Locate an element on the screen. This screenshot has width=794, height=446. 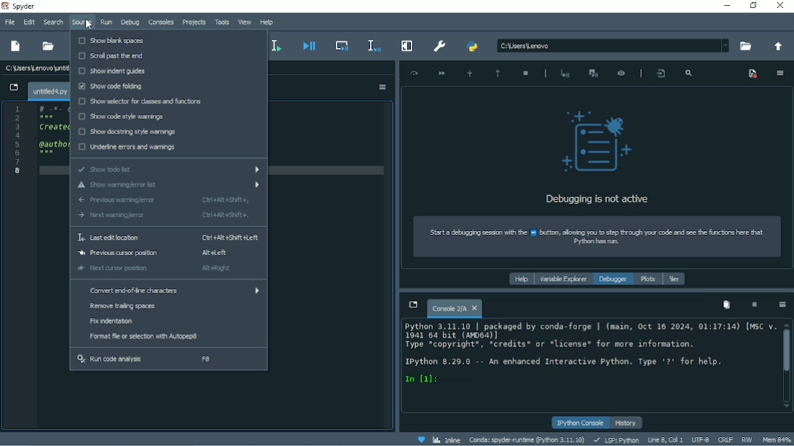
Debug cell is located at coordinates (343, 45).